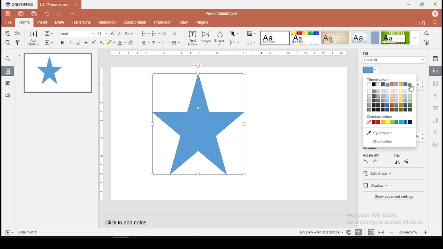  I want to click on mouse pointer, so click(412, 89).